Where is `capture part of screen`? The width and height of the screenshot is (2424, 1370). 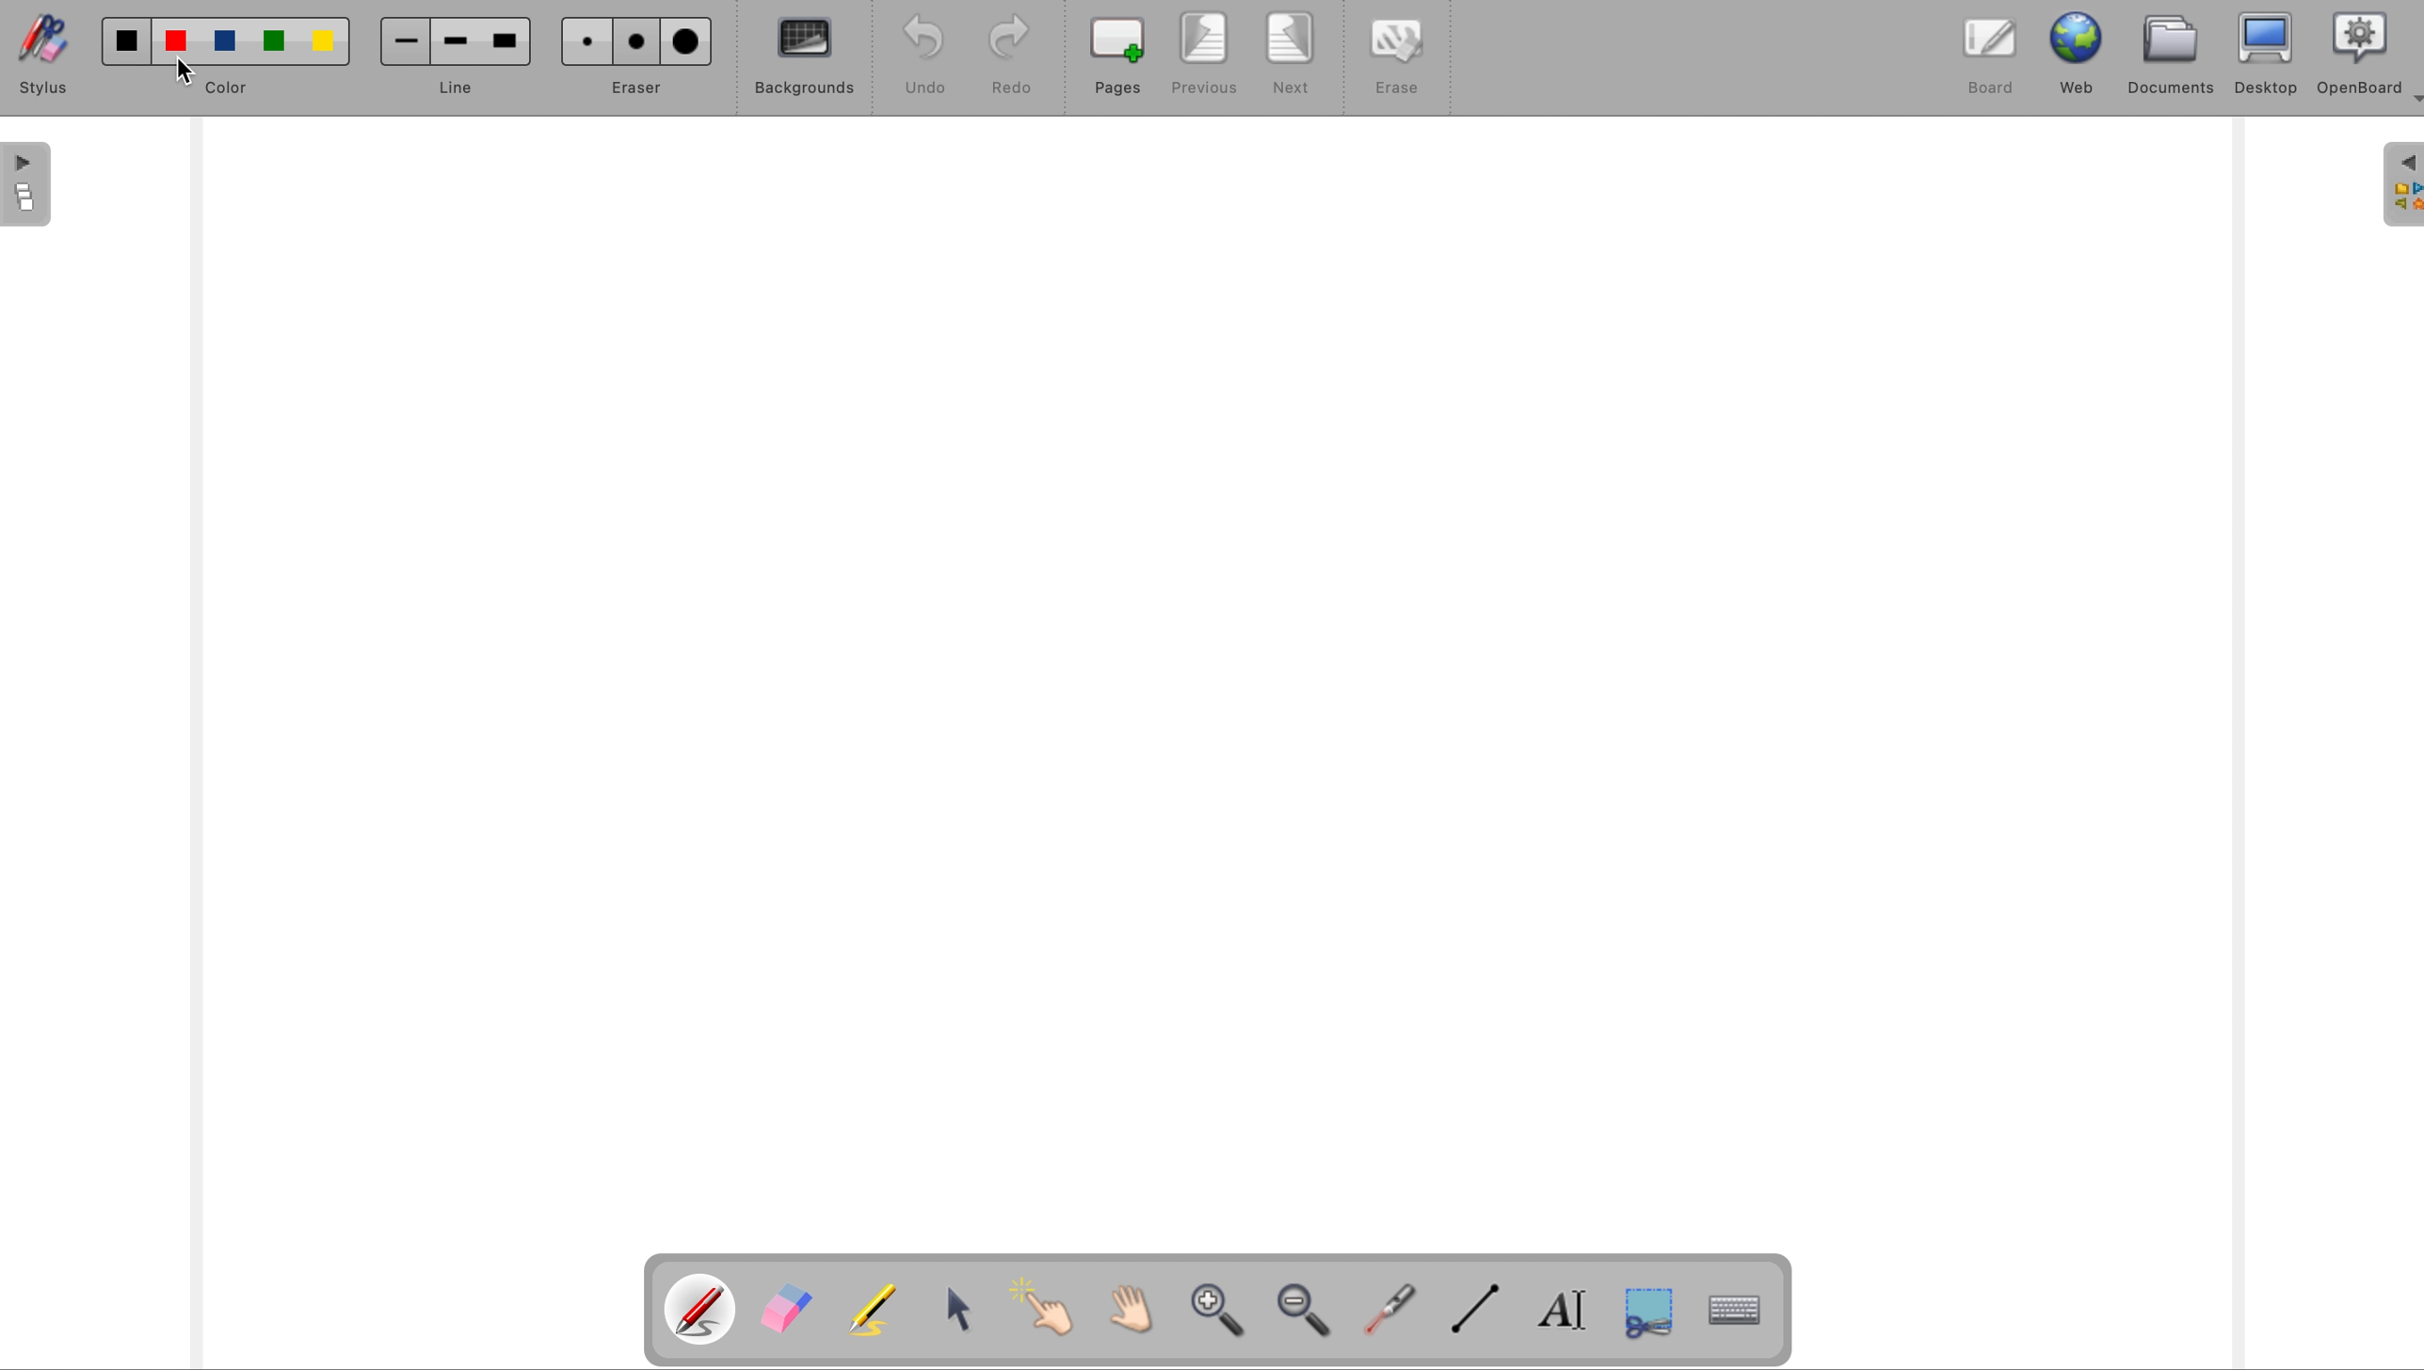 capture part of screen is located at coordinates (1661, 1318).